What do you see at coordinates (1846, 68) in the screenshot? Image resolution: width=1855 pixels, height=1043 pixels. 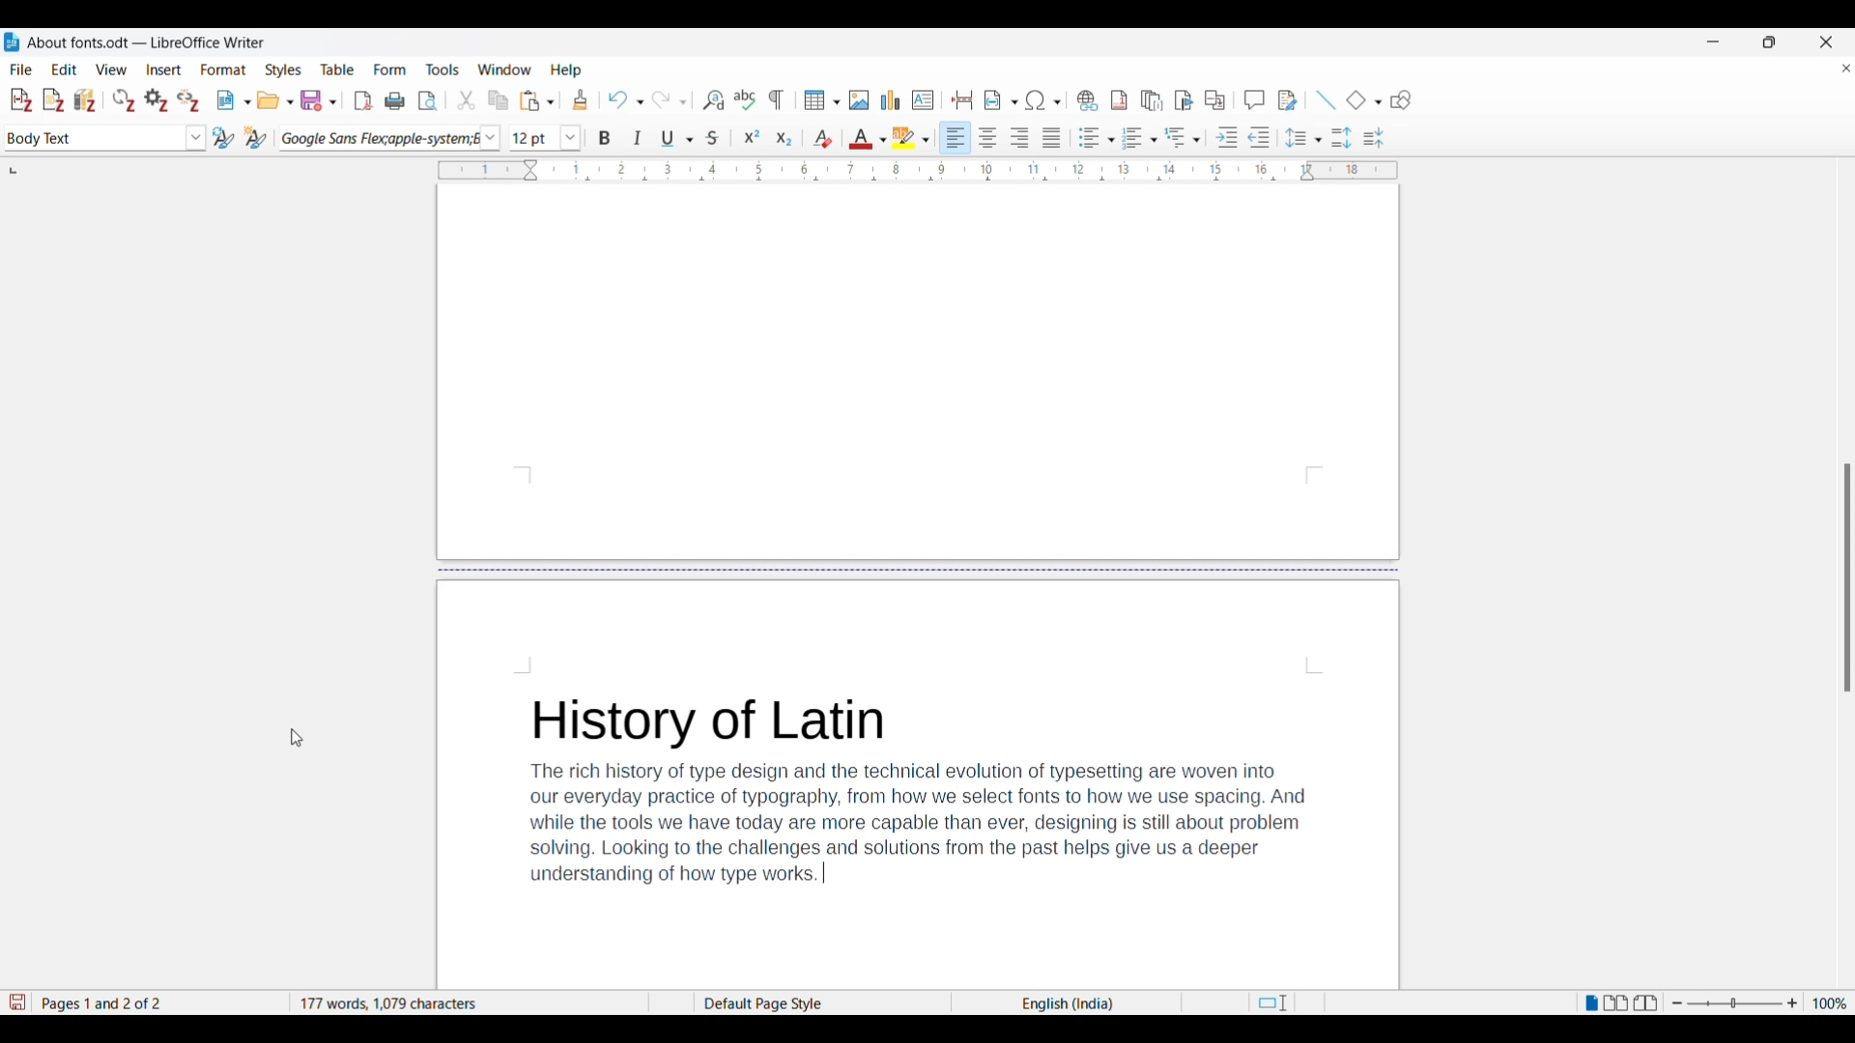 I see `Close document` at bounding box center [1846, 68].